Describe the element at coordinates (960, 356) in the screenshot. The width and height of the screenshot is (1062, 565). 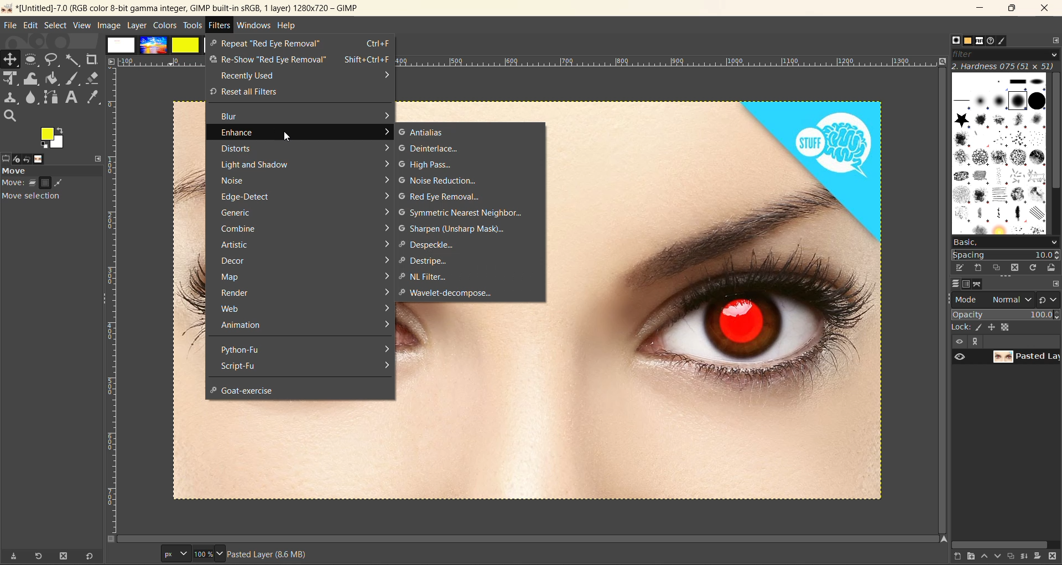
I see `preview` at that location.